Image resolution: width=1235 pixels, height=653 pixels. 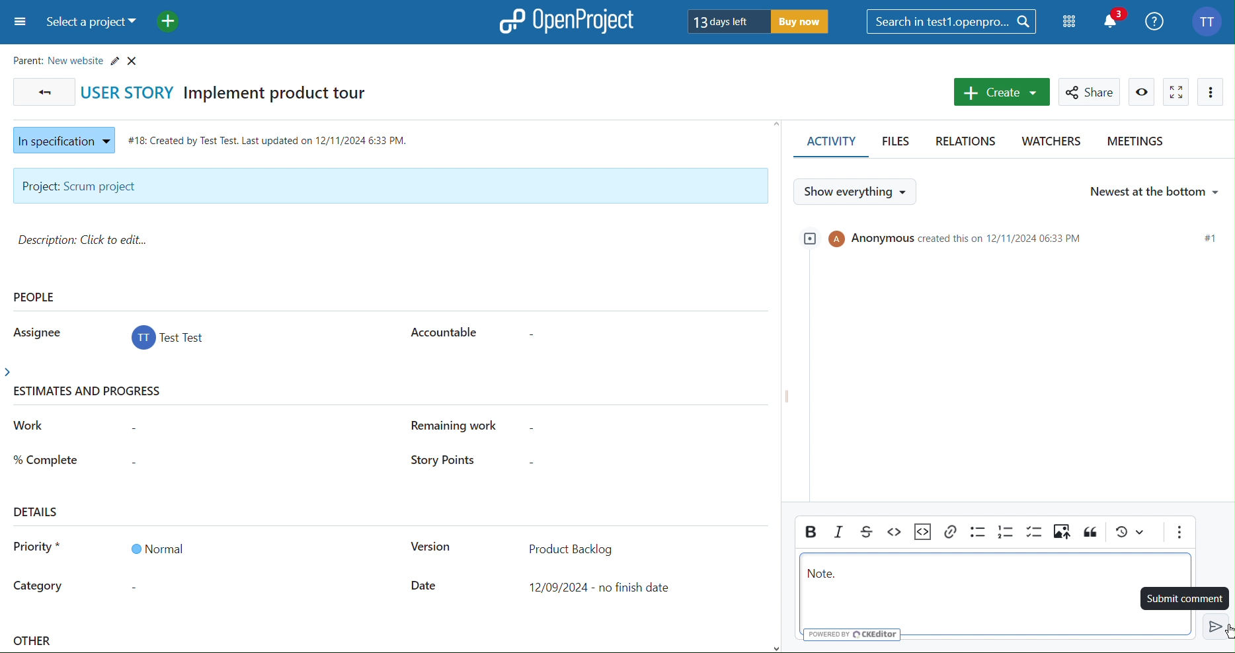 What do you see at coordinates (38, 511) in the screenshot?
I see `Details` at bounding box center [38, 511].